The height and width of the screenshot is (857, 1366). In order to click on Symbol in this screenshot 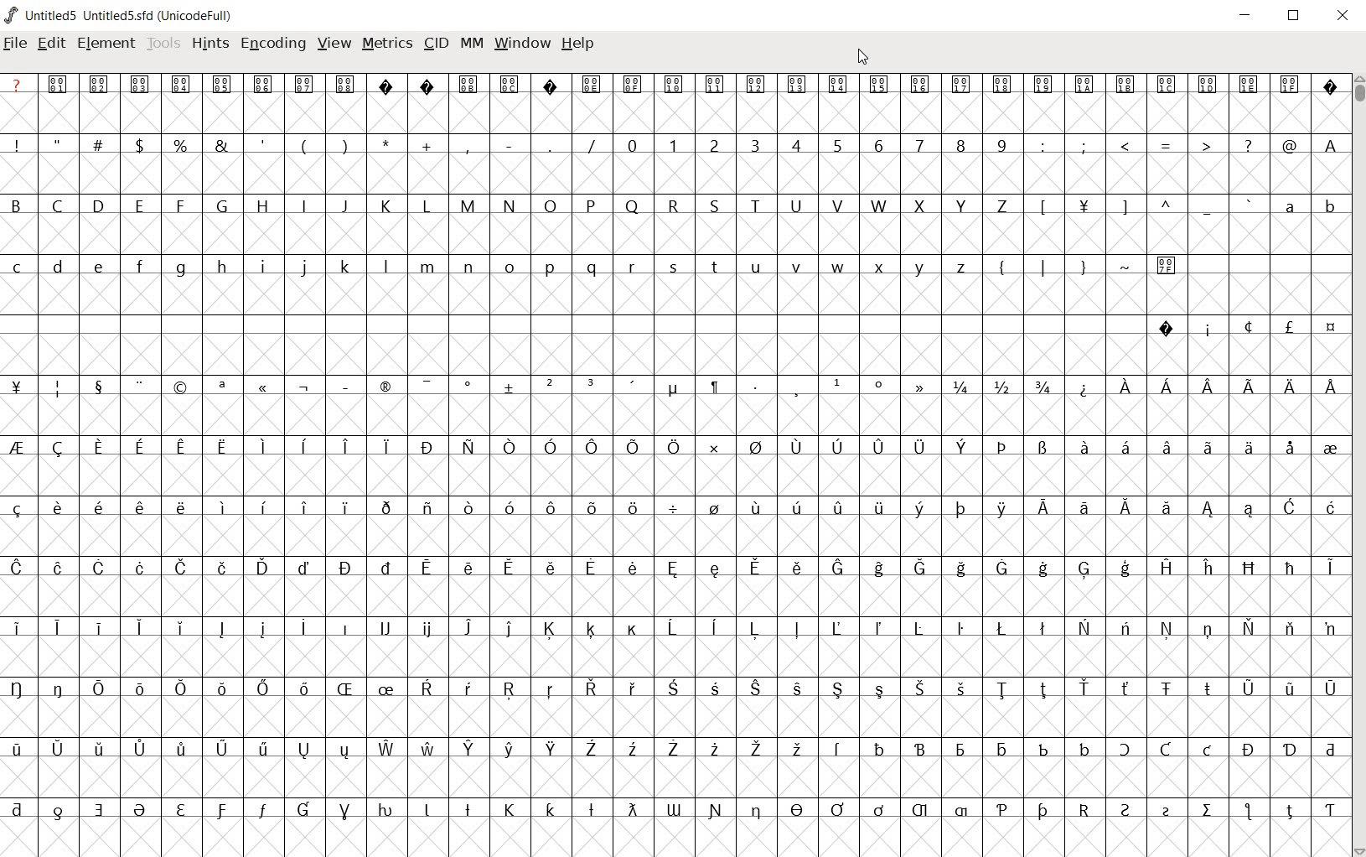, I will do `click(263, 750)`.